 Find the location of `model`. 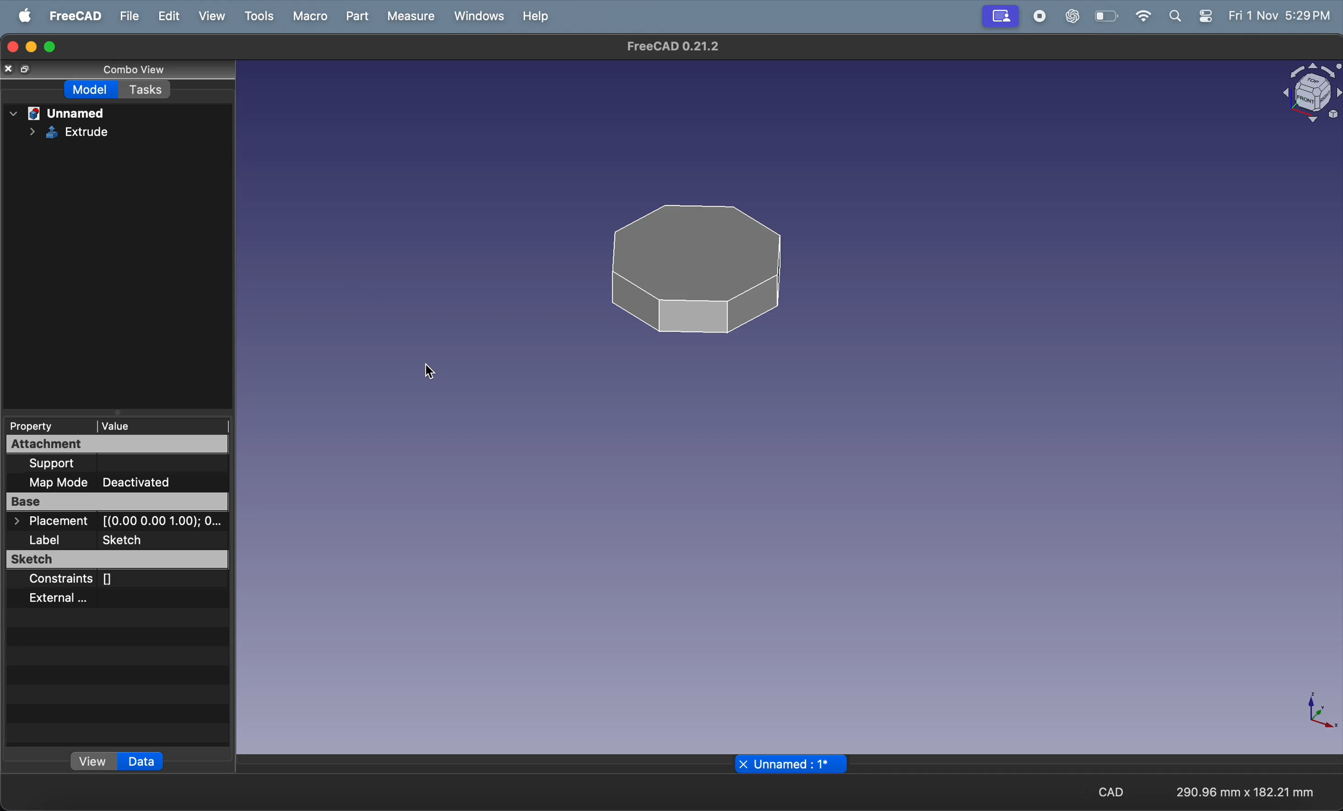

model is located at coordinates (87, 89).